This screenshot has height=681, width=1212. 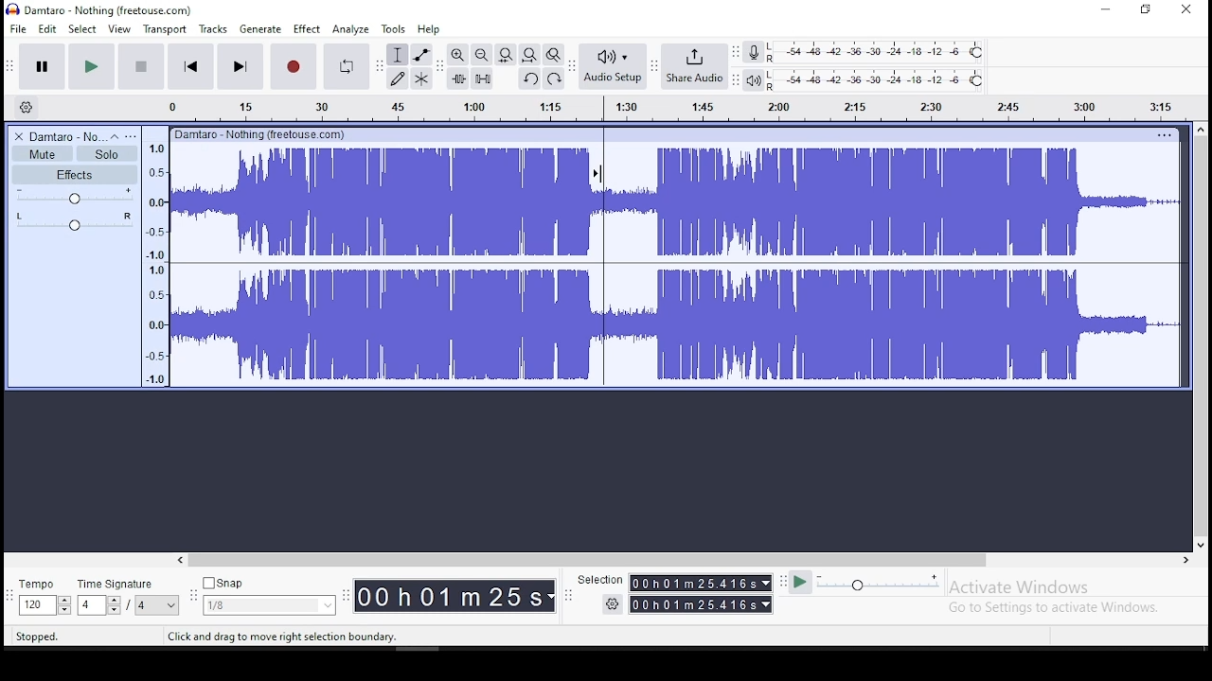 What do you see at coordinates (294, 66) in the screenshot?
I see `record` at bounding box center [294, 66].